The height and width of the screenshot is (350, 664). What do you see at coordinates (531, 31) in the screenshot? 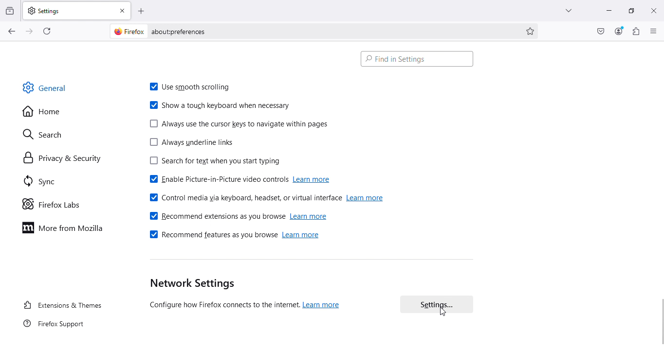
I see `Bookmark` at bounding box center [531, 31].